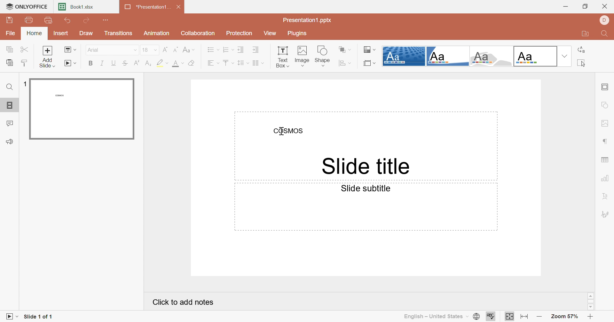  Describe the element at coordinates (24, 84) in the screenshot. I see `1` at that location.